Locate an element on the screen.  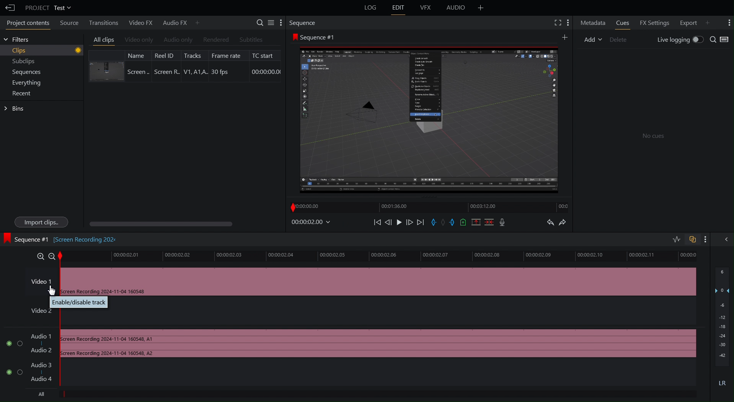
Timestamp is located at coordinates (310, 223).